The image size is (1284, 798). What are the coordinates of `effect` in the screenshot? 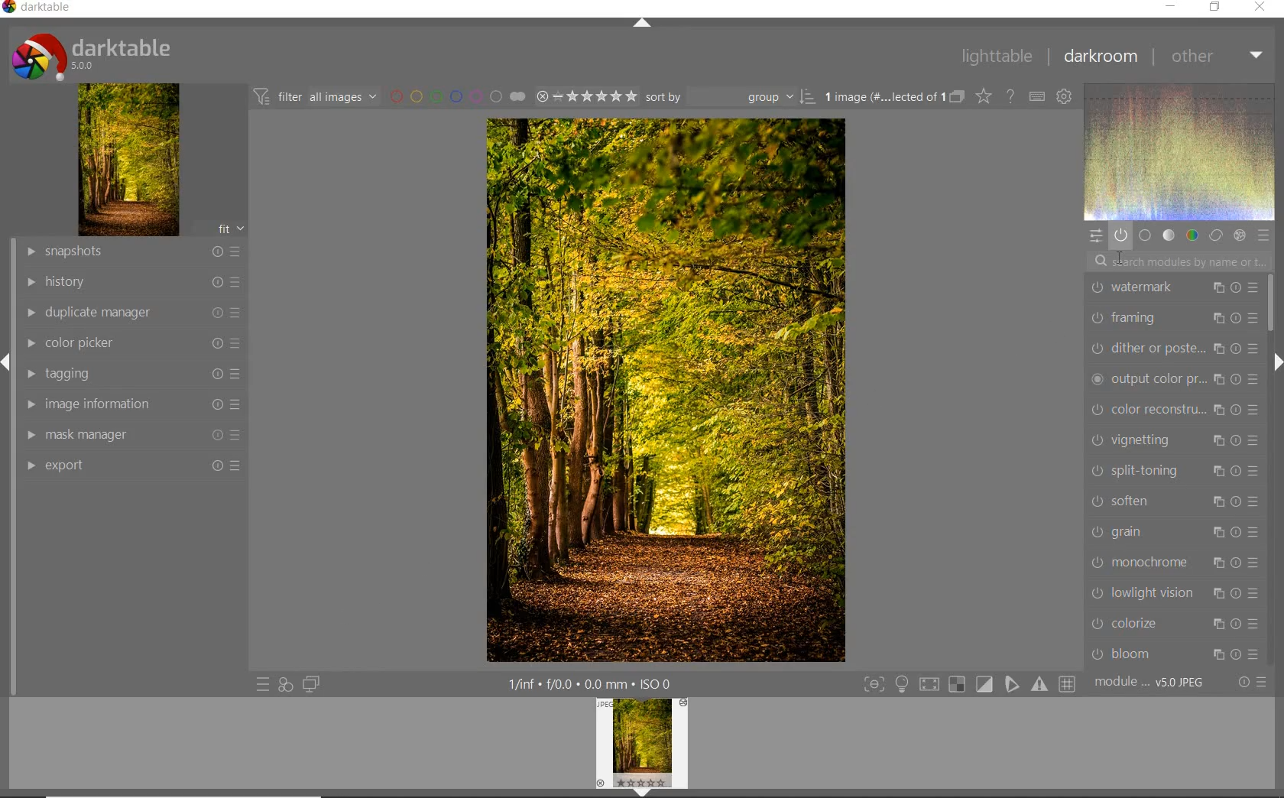 It's located at (1240, 234).